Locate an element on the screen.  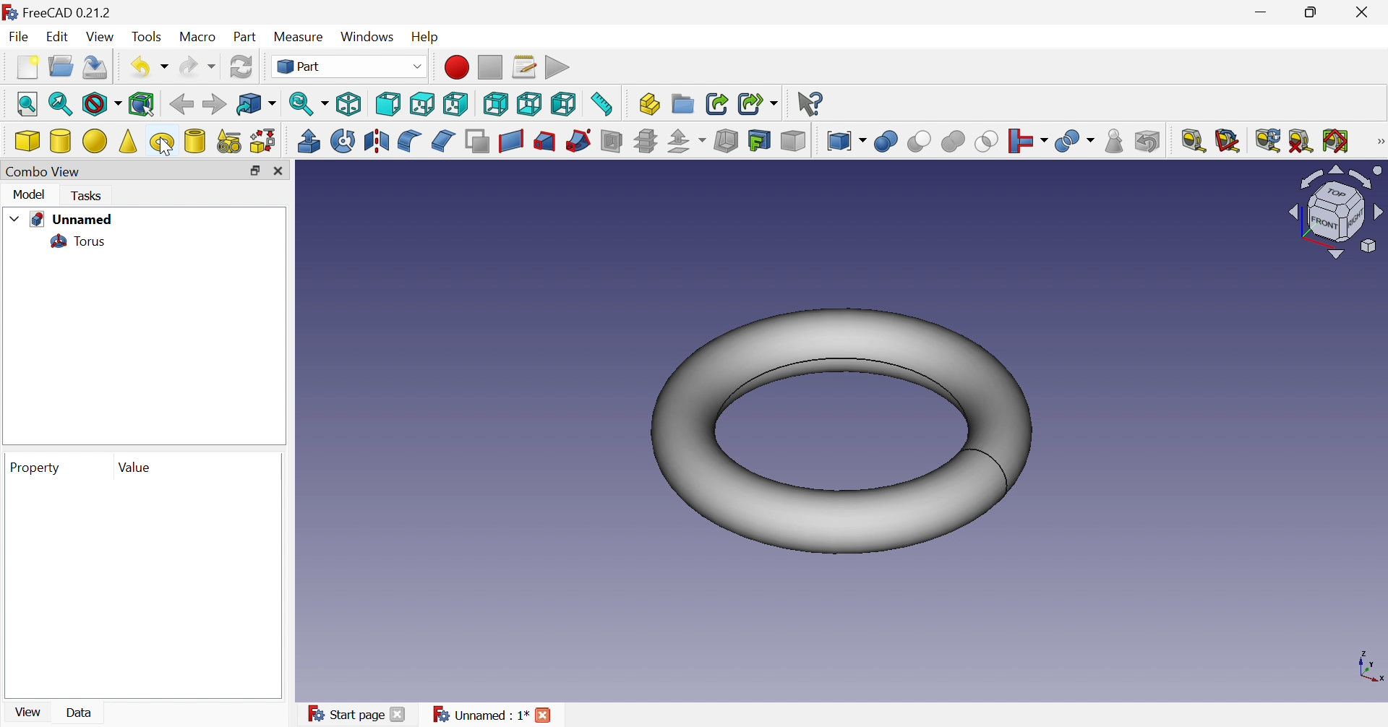
View is located at coordinates (27, 713).